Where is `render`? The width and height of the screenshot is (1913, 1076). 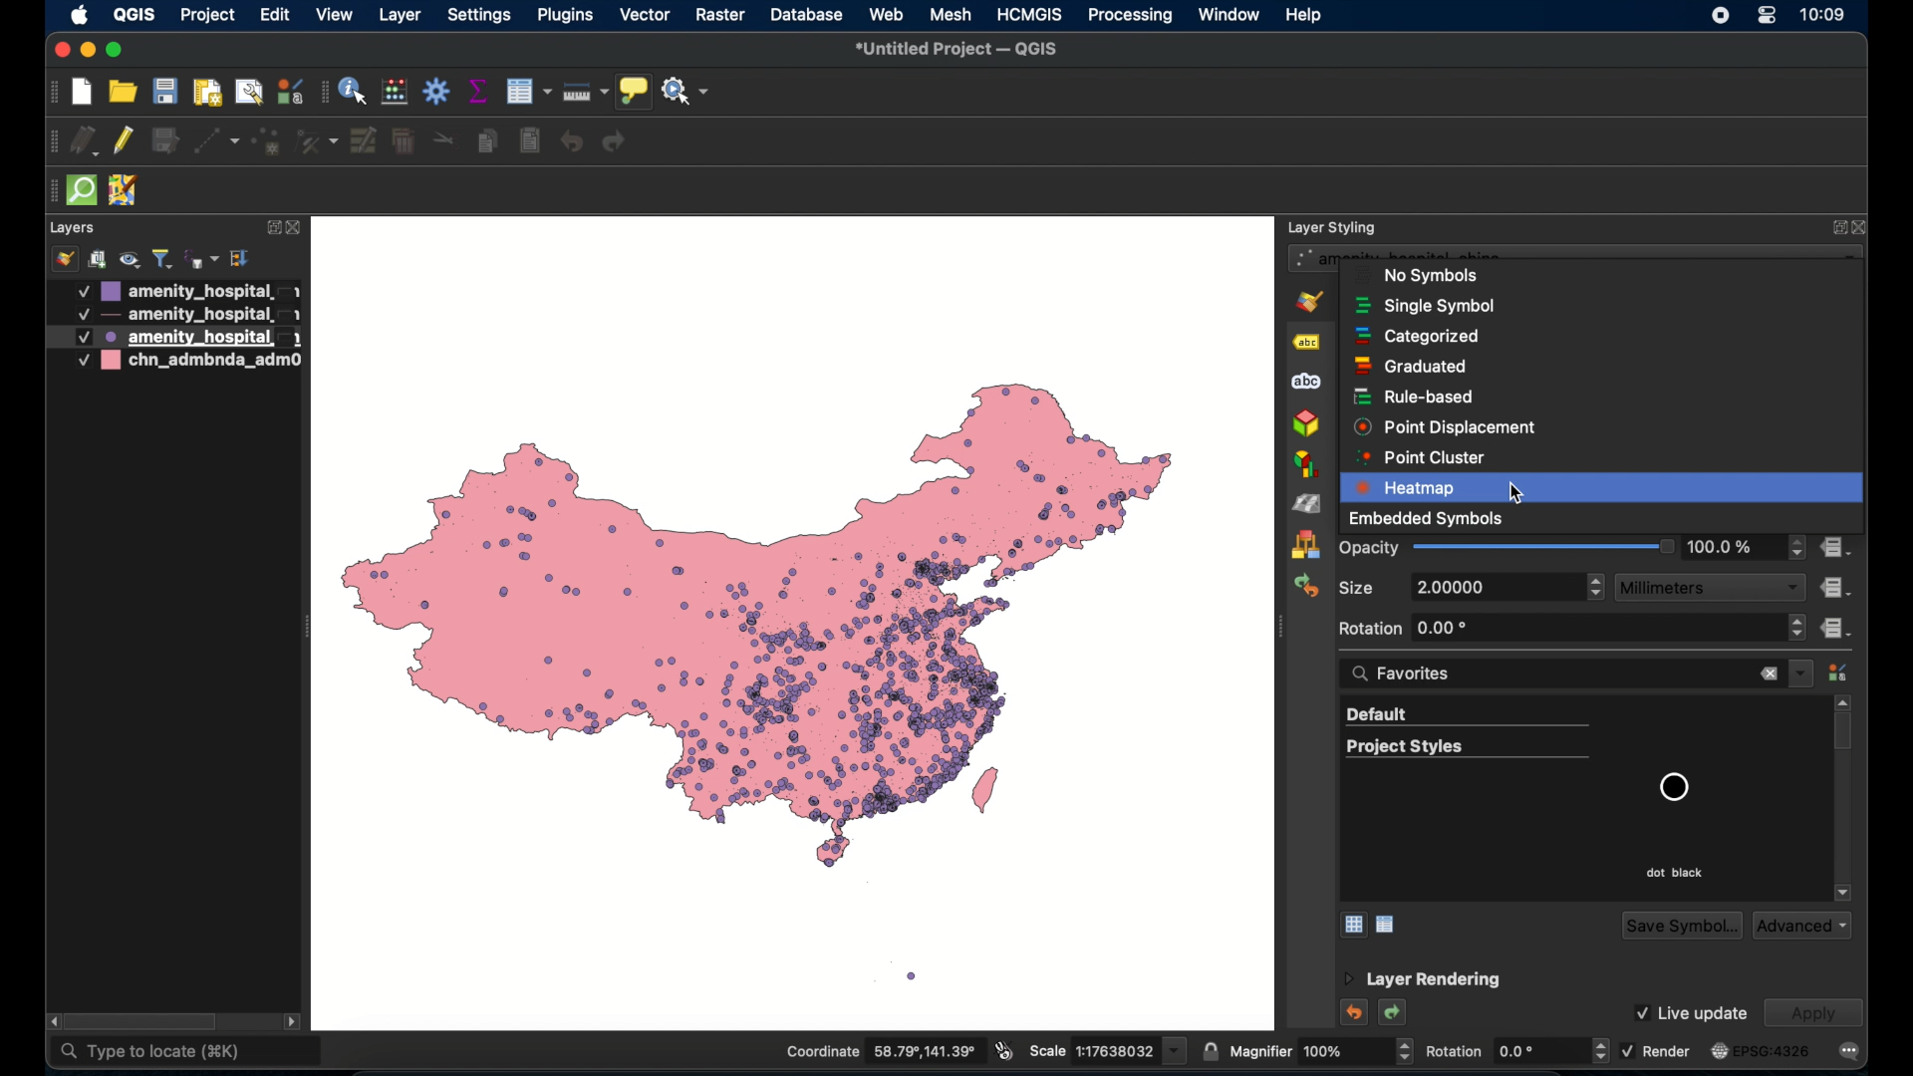
render is located at coordinates (1656, 1049).